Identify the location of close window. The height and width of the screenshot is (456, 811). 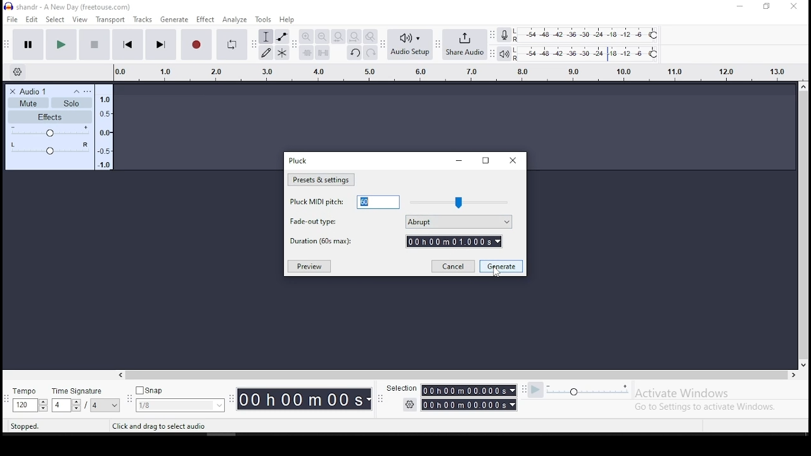
(793, 7).